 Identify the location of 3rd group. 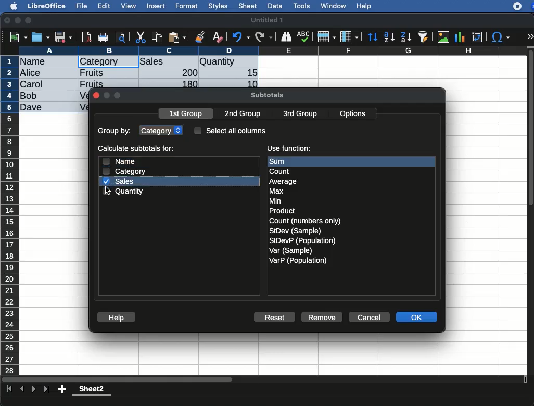
(300, 115).